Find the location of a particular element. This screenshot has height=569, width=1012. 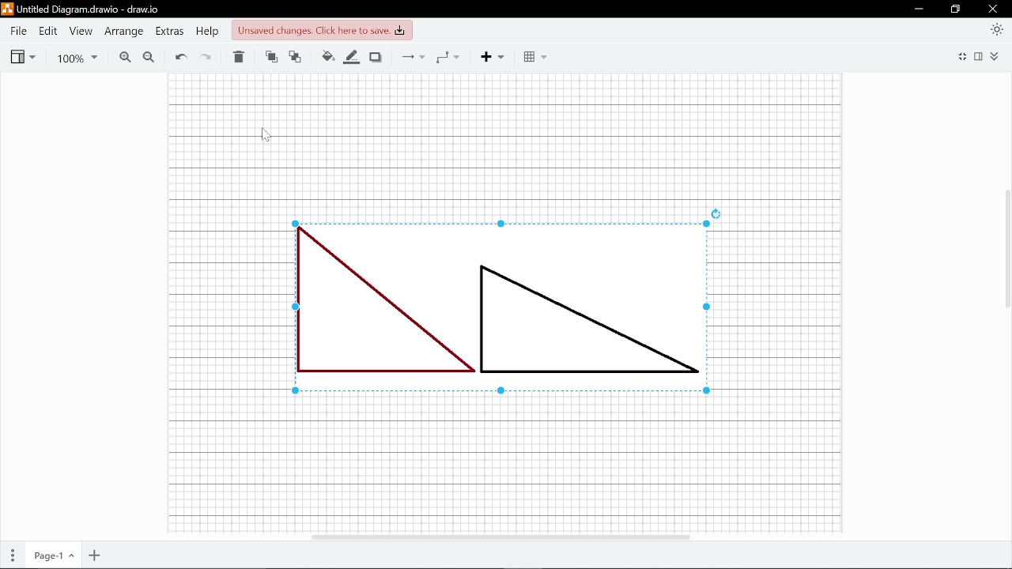

To back is located at coordinates (297, 56).